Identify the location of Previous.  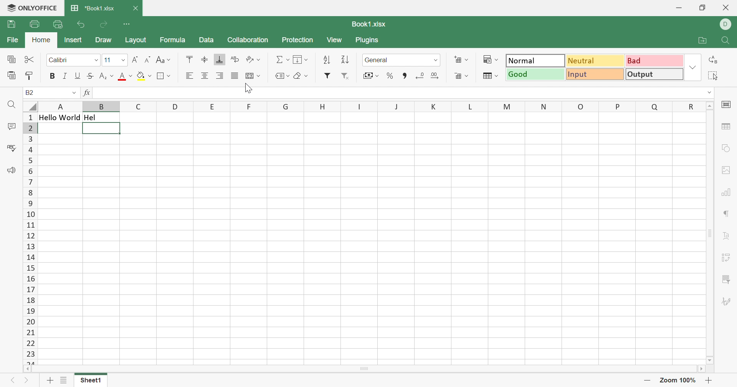
(13, 380).